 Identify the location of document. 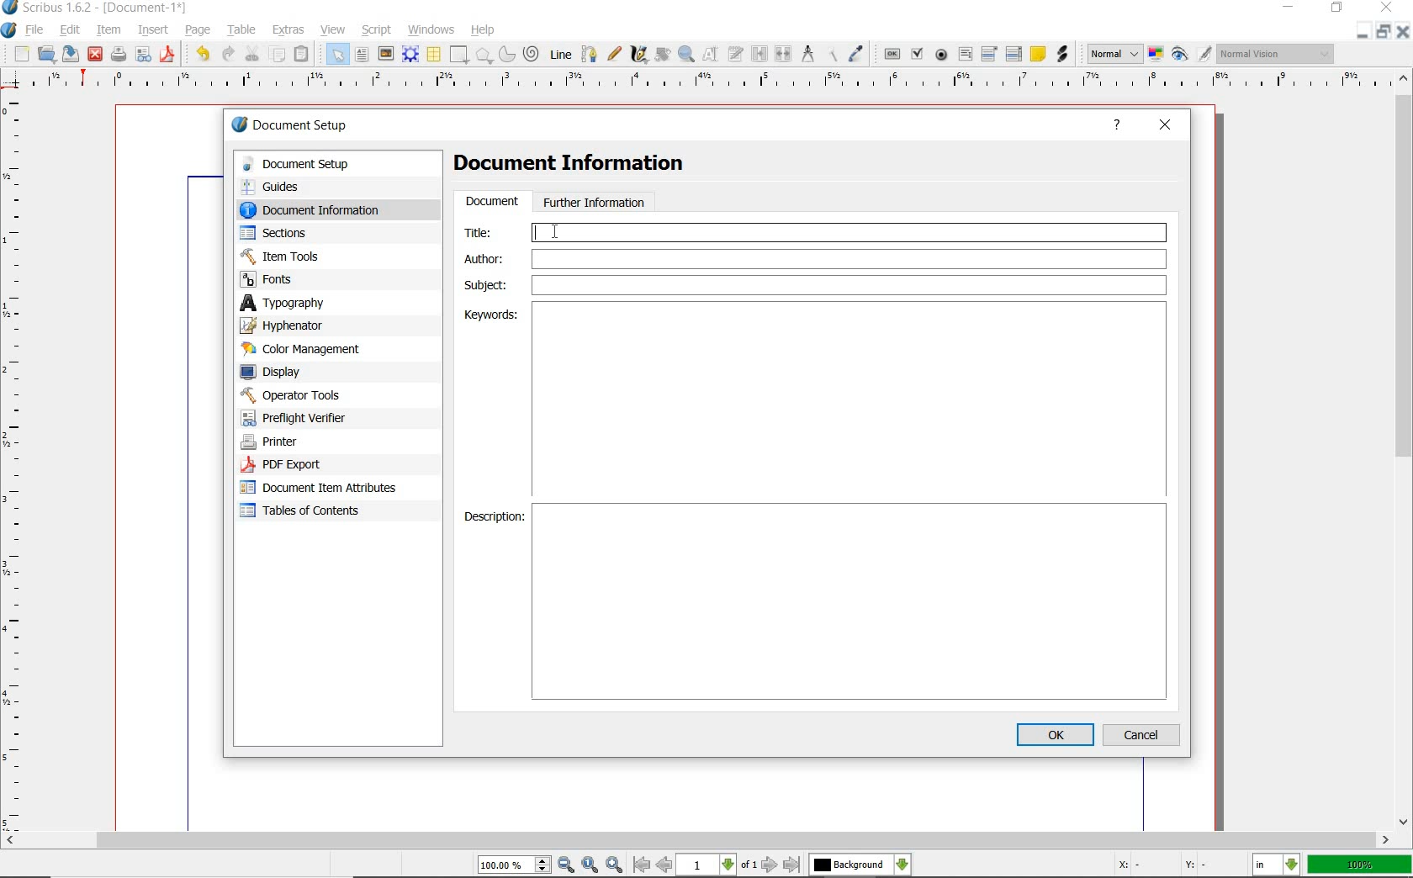
(491, 202).